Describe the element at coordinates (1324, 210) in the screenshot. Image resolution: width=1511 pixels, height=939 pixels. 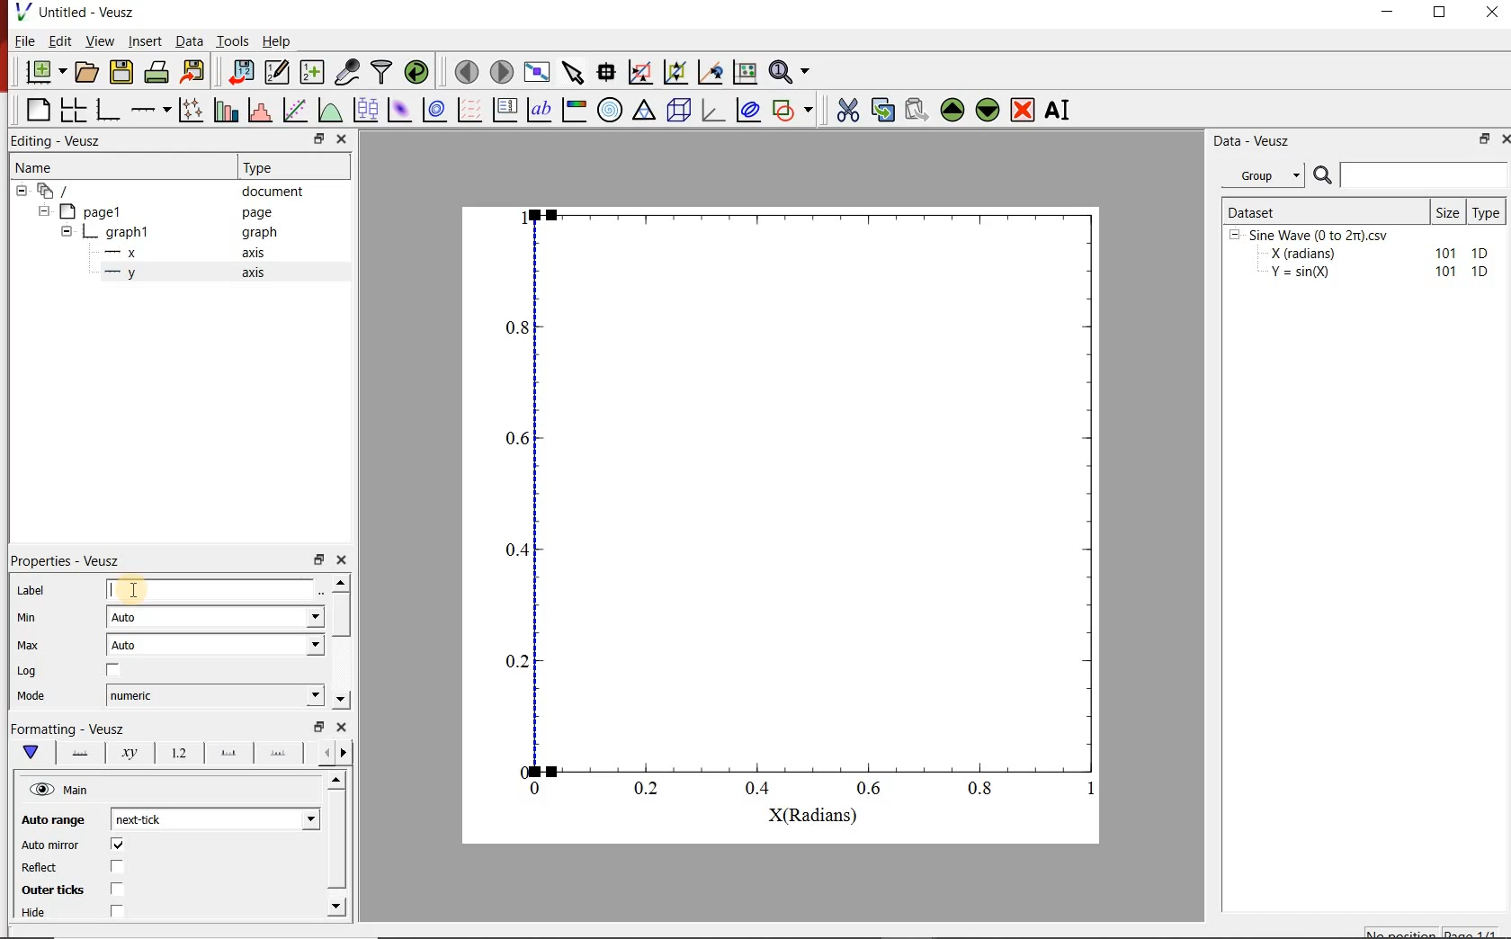
I see `Dataset` at that location.